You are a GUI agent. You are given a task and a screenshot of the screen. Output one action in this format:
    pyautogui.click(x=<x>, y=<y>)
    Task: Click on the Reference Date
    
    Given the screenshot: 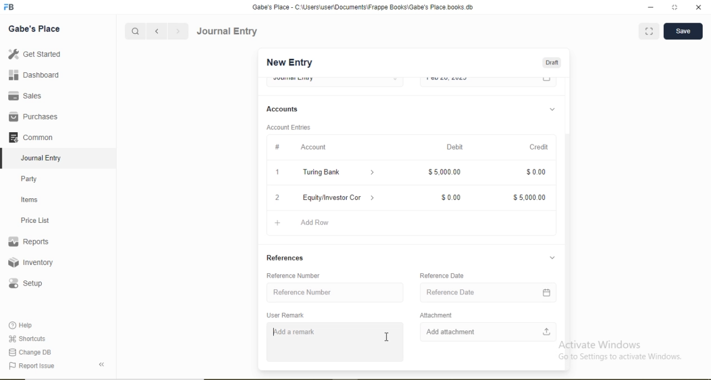 What is the action you would take?
    pyautogui.click(x=442, y=276)
    